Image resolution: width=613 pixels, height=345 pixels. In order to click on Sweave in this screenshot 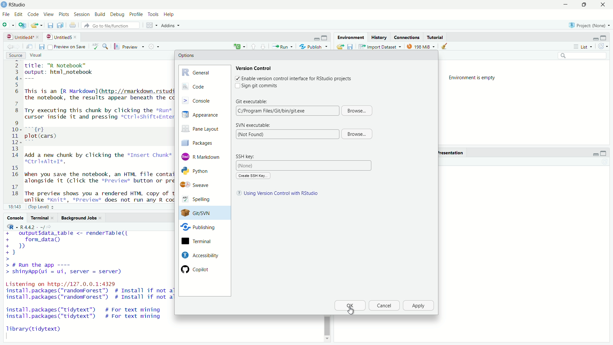, I will do `click(199, 185)`.